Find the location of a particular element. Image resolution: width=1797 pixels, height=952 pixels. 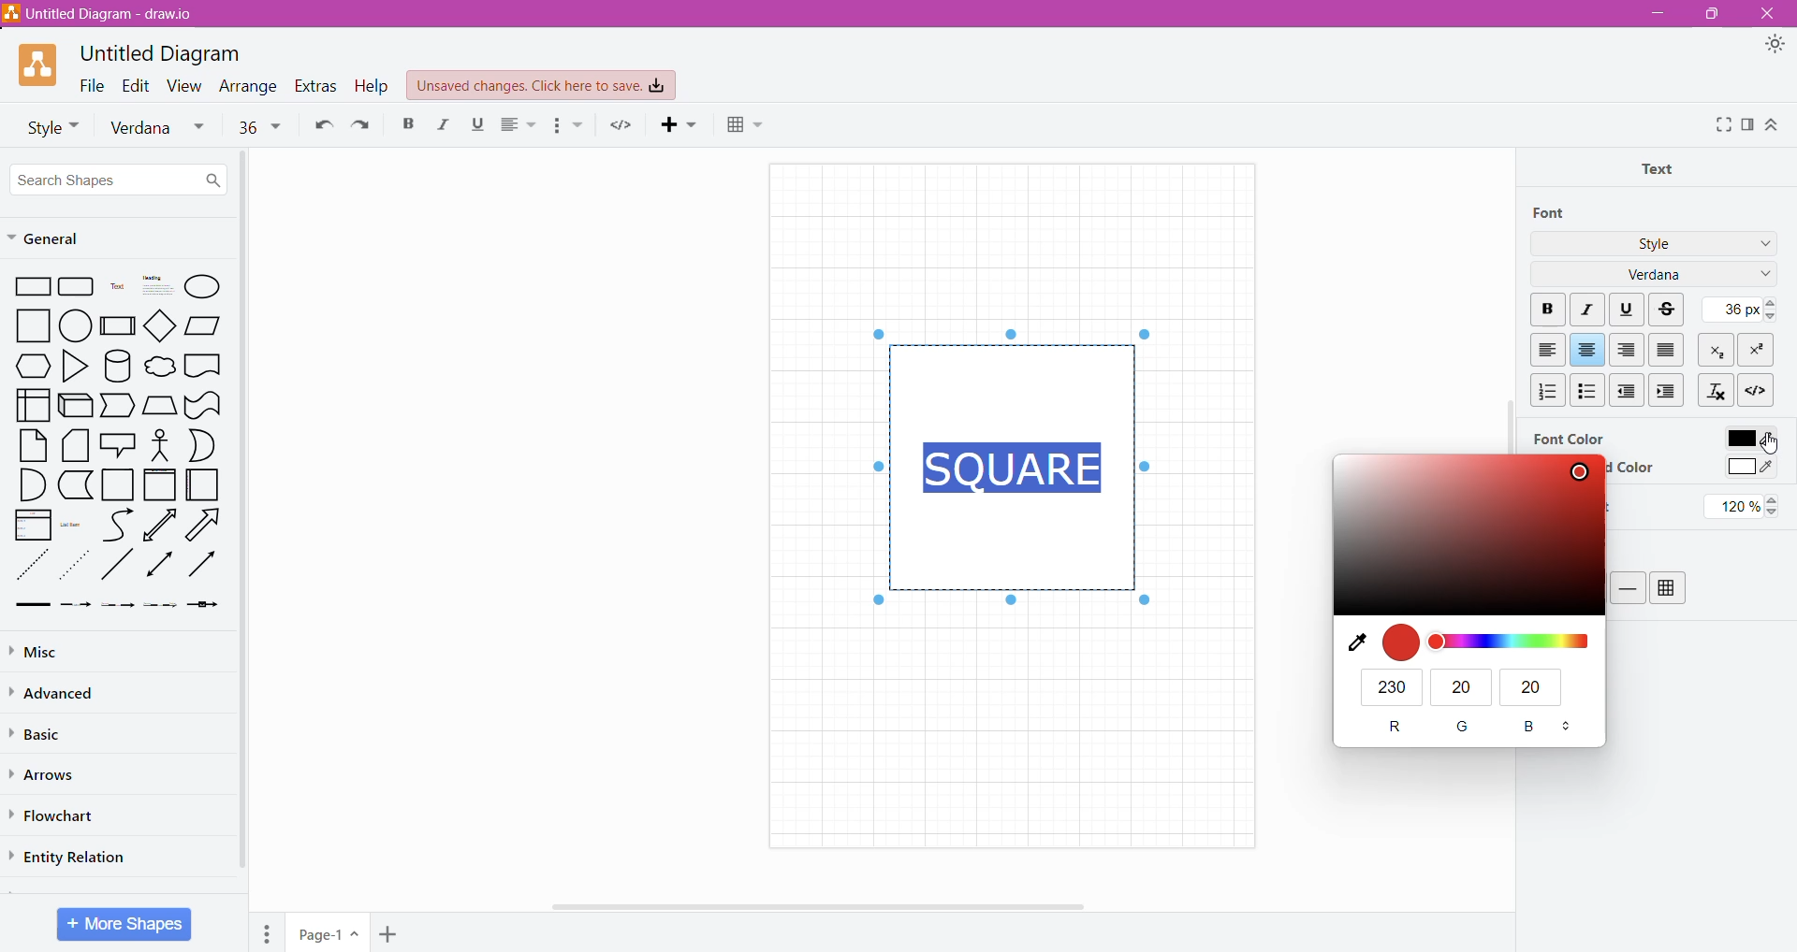

Font is located at coordinates (1551, 213).